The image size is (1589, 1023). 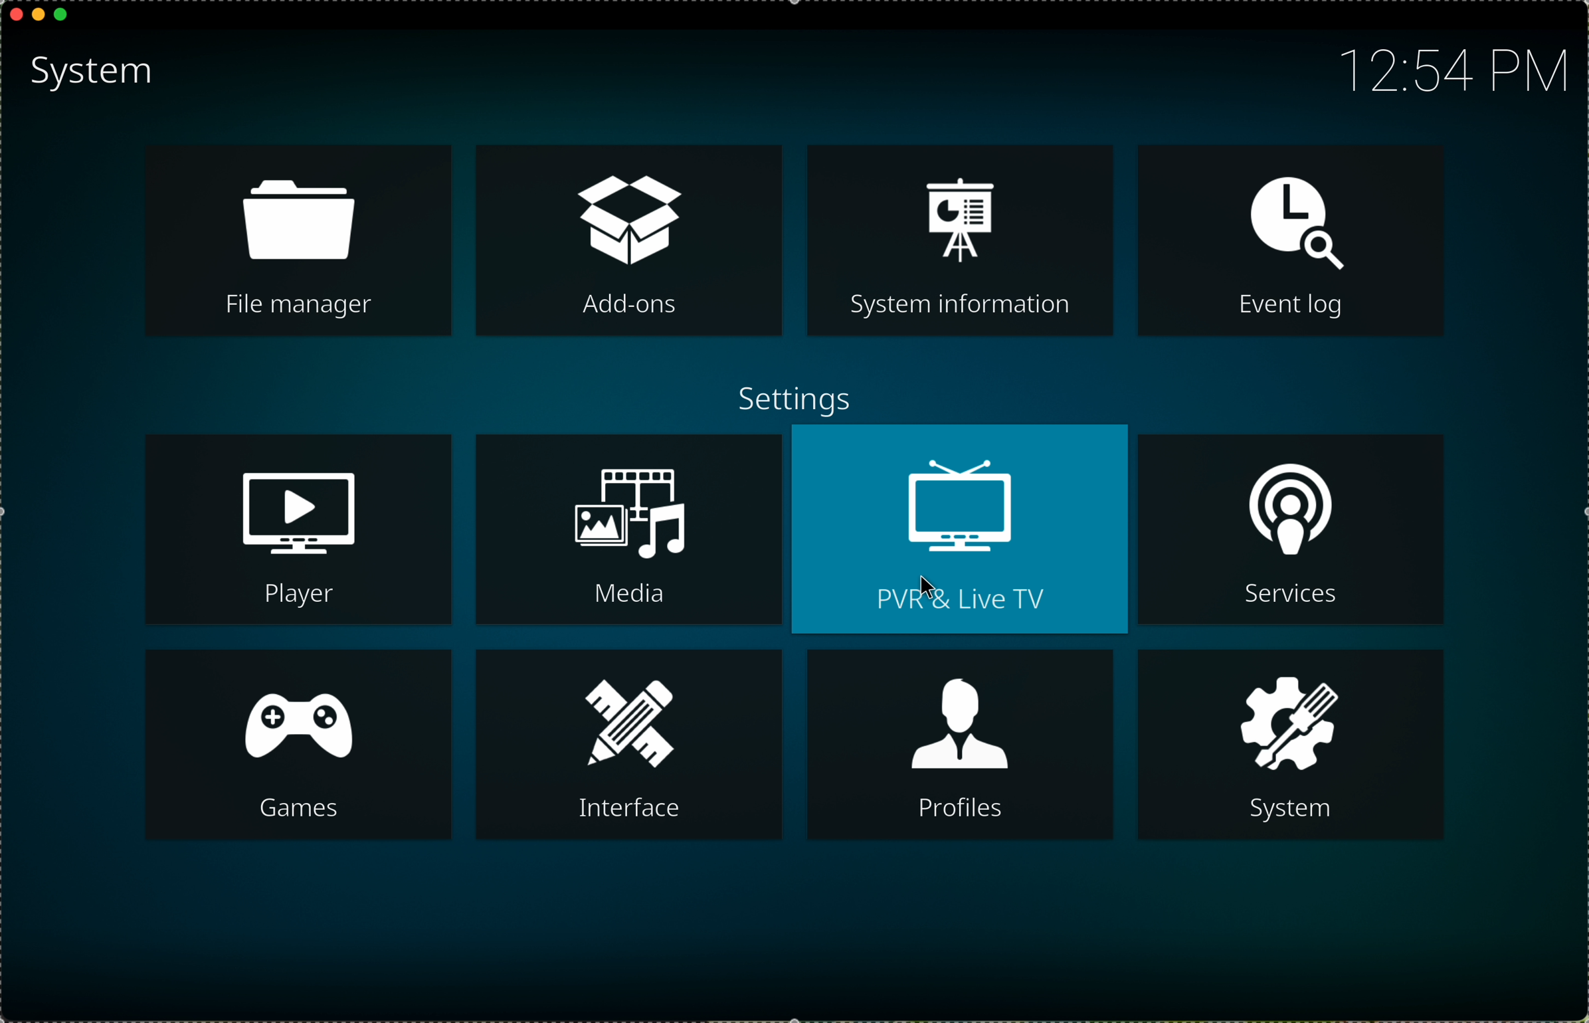 What do you see at coordinates (632, 743) in the screenshot?
I see `interface option` at bounding box center [632, 743].